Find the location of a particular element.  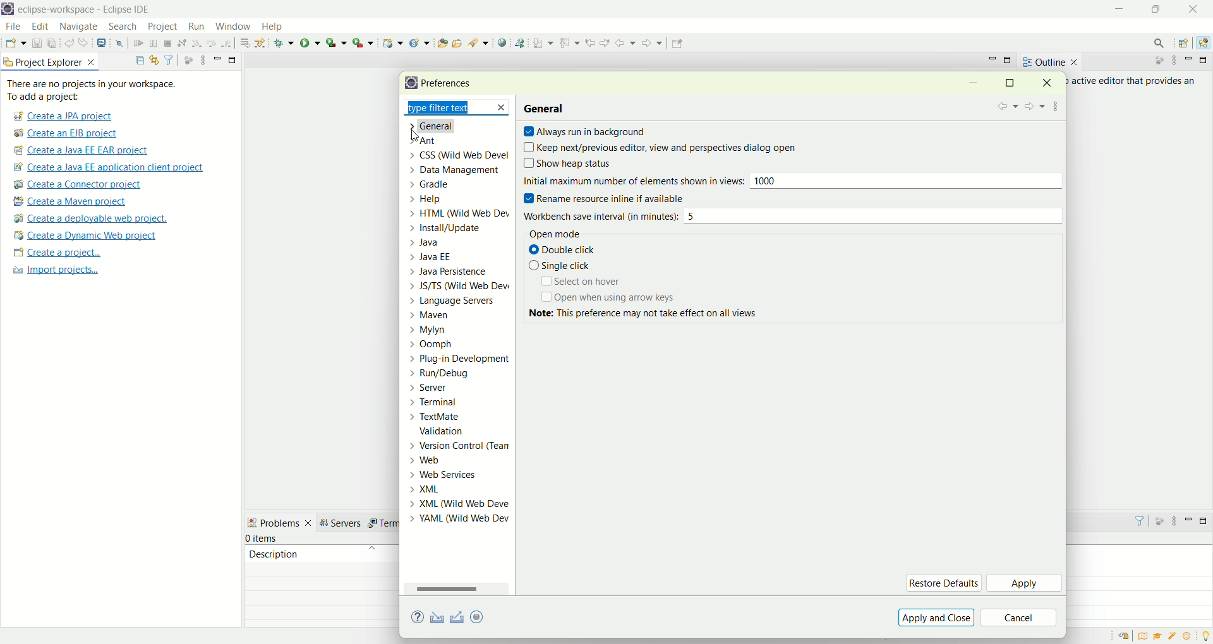

file is located at coordinates (12, 27).